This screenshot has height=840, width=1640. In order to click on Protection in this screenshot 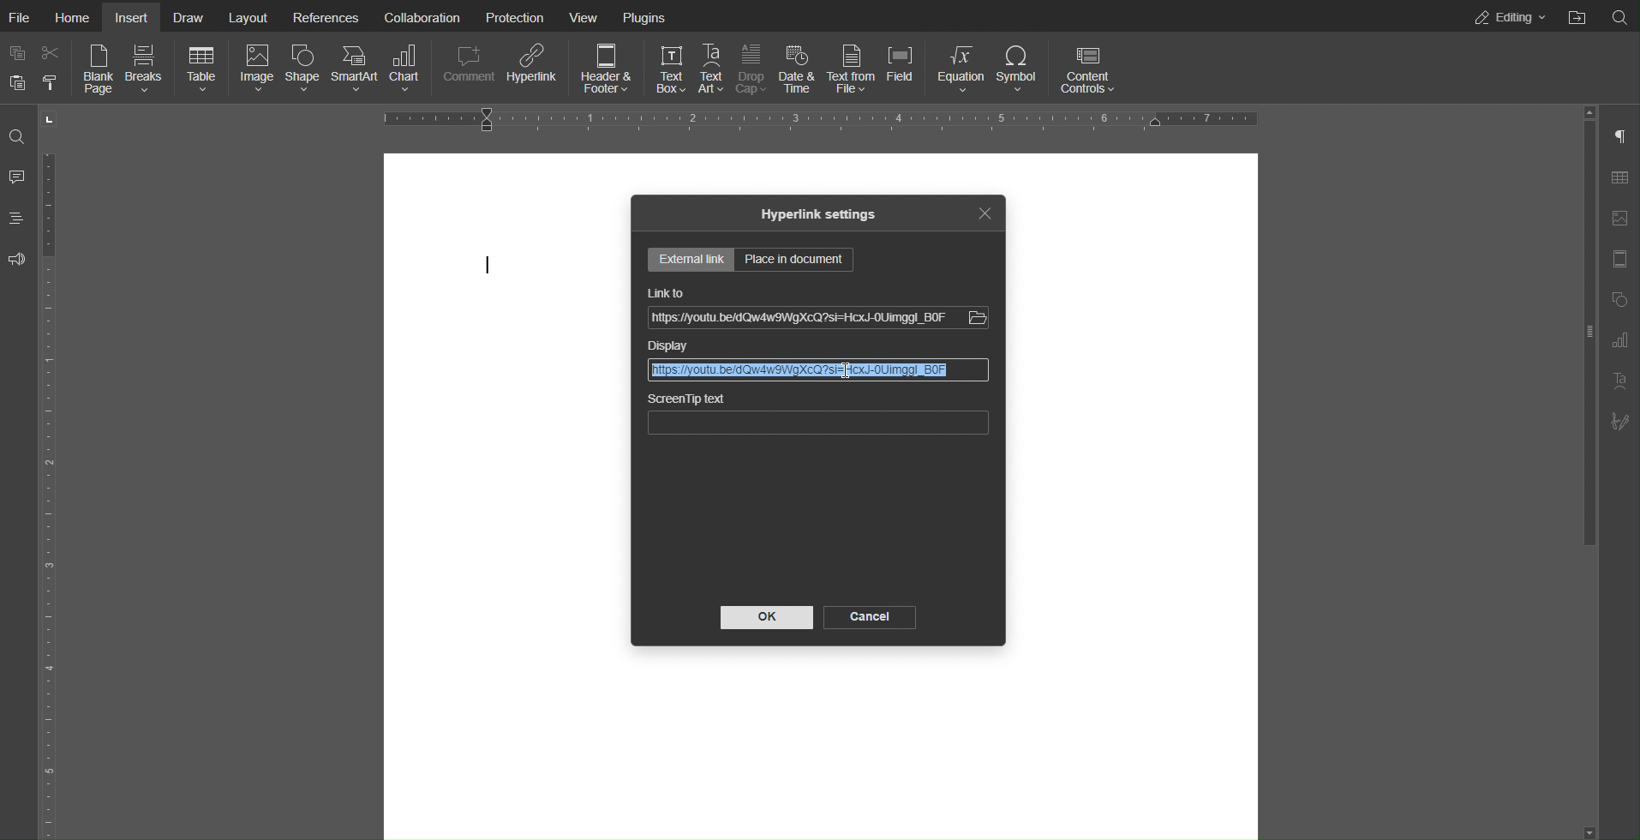, I will do `click(512, 15)`.